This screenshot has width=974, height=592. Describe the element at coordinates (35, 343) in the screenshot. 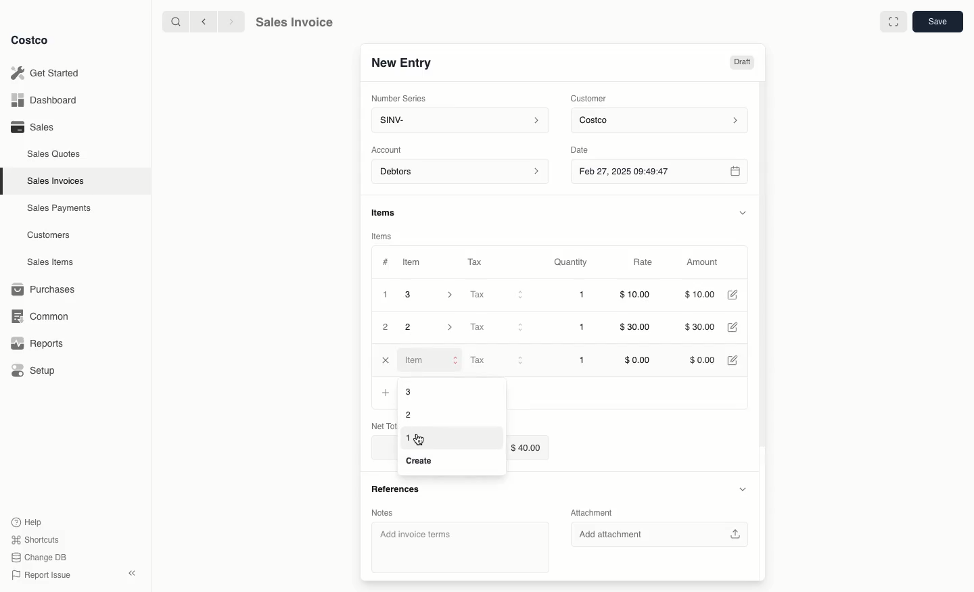

I see `Reports` at that location.